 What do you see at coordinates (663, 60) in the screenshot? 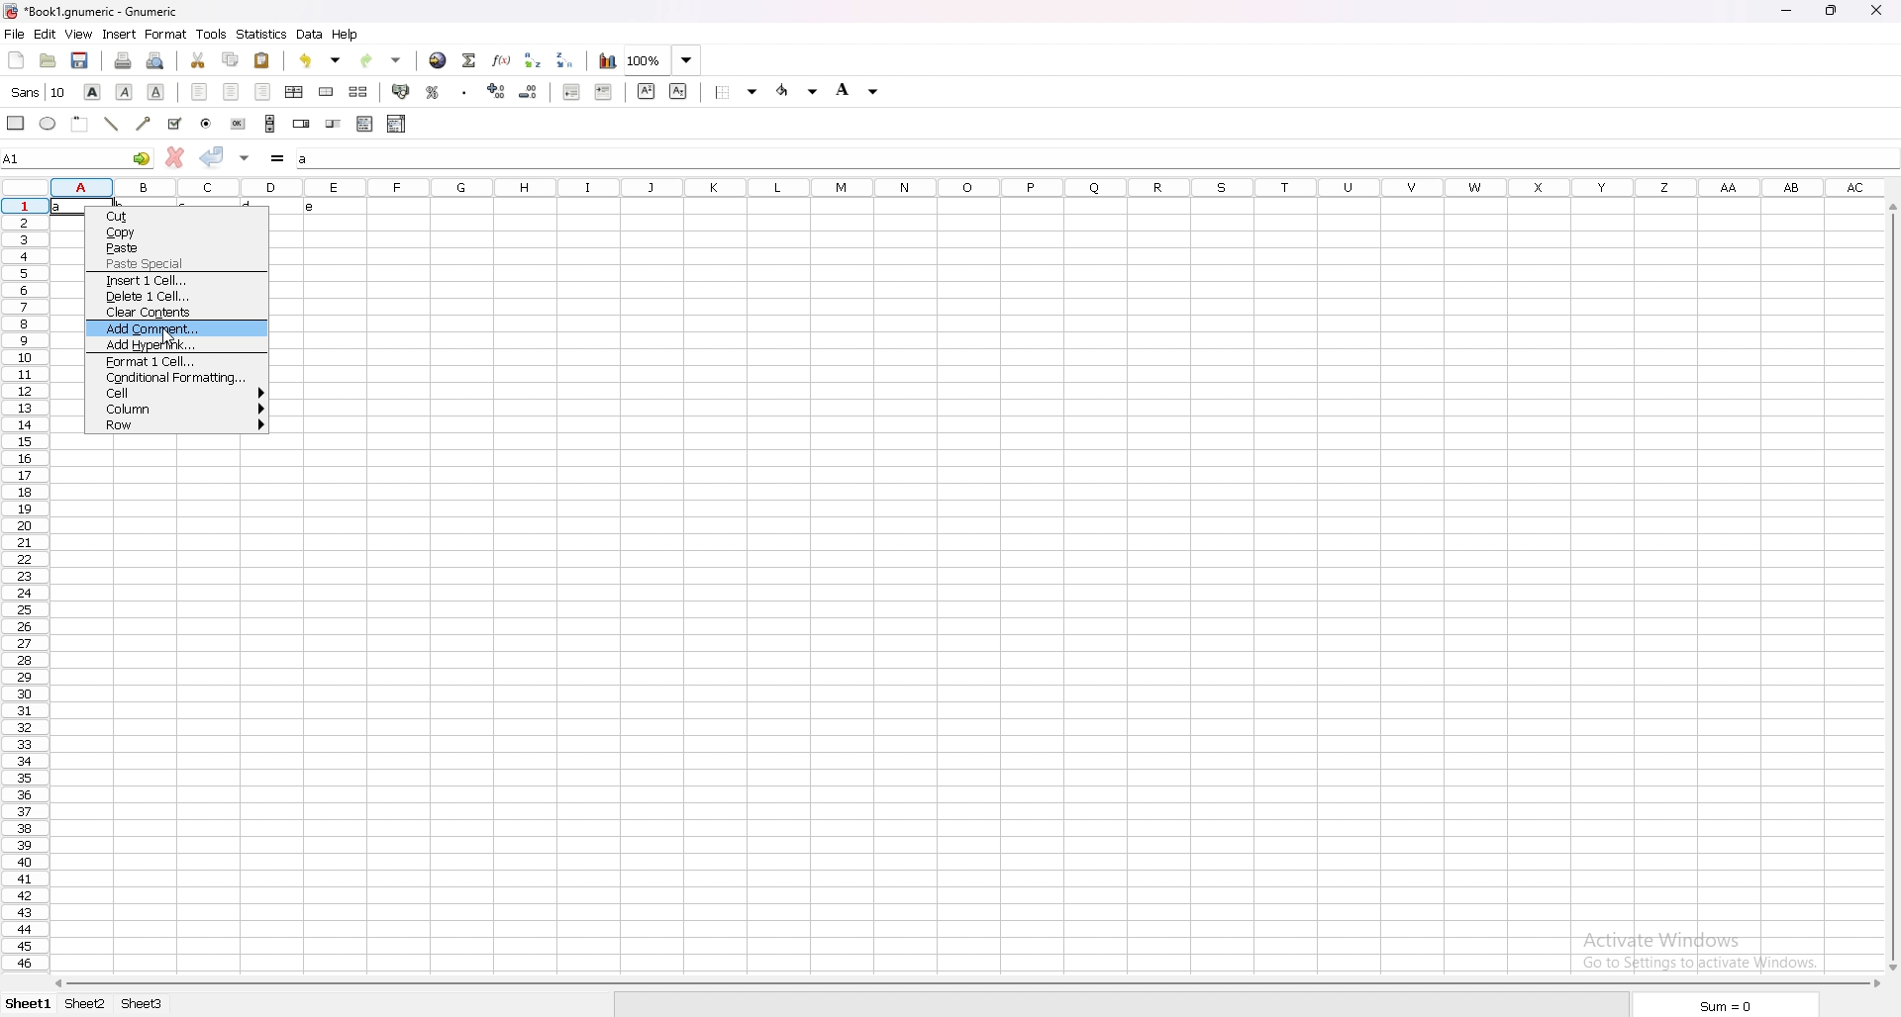
I see `zoom` at bounding box center [663, 60].